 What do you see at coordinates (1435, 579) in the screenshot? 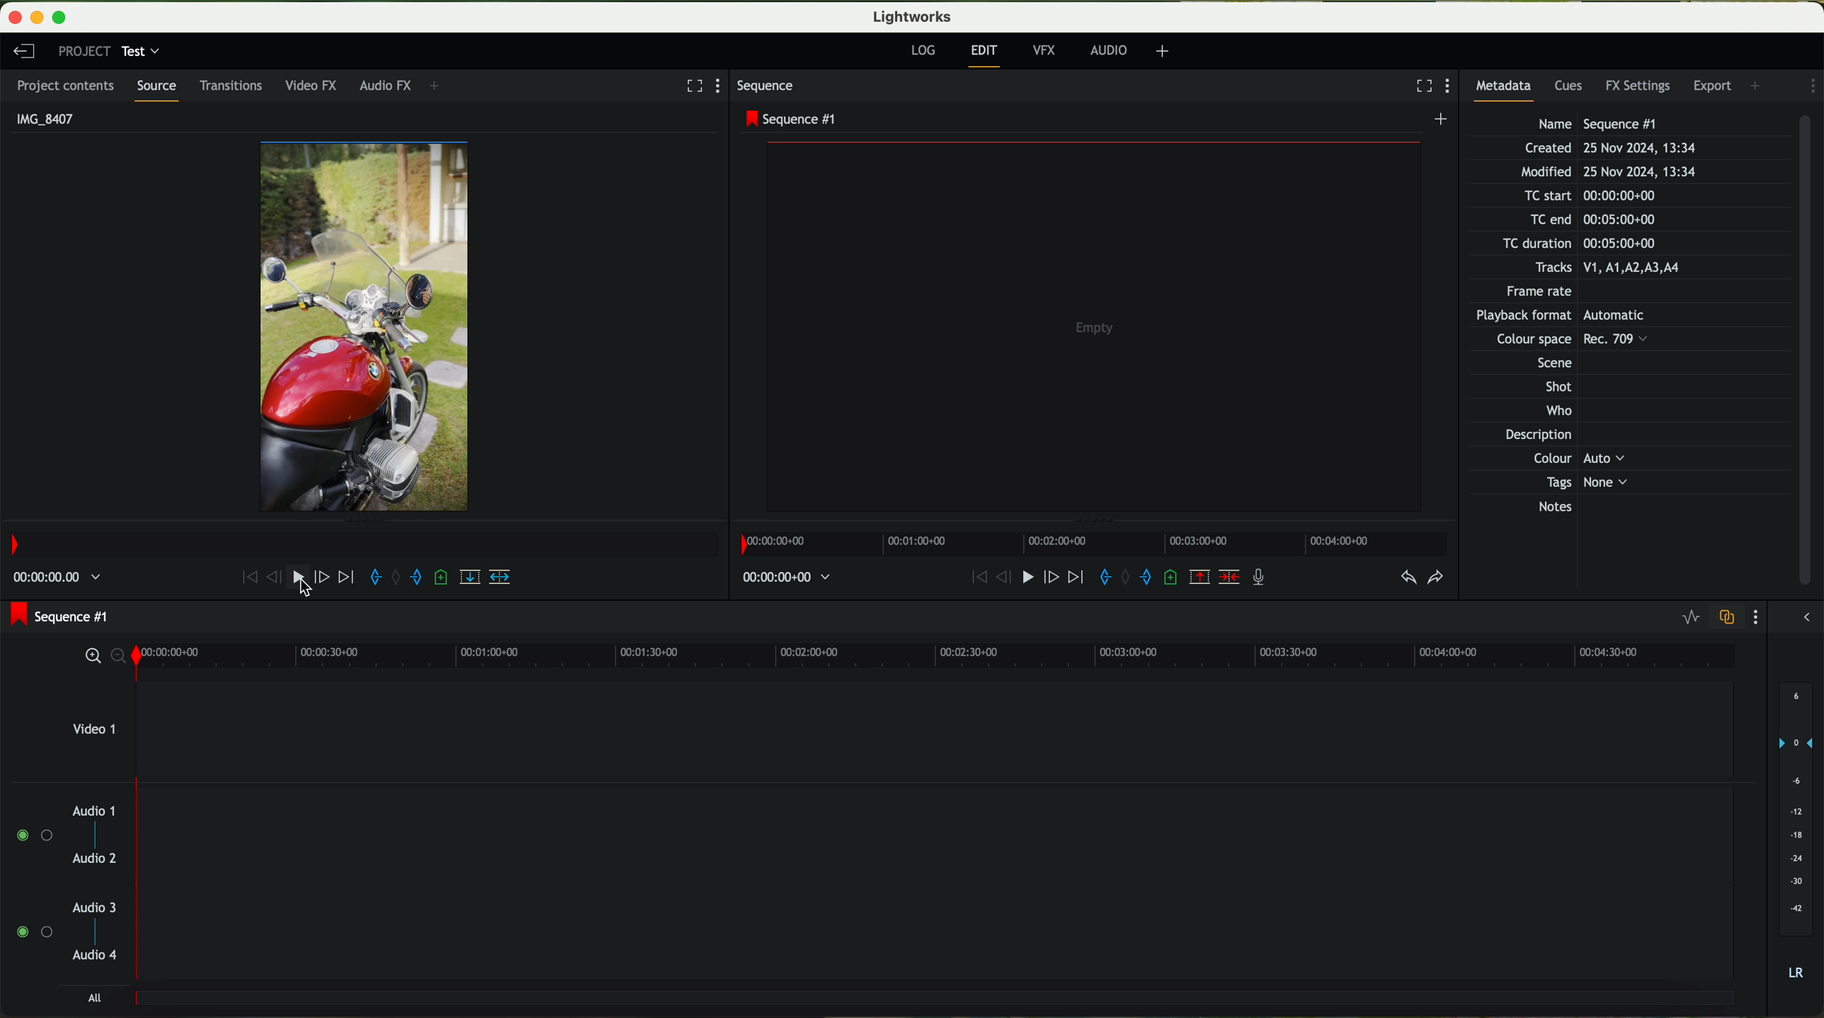
I see `redo` at bounding box center [1435, 579].